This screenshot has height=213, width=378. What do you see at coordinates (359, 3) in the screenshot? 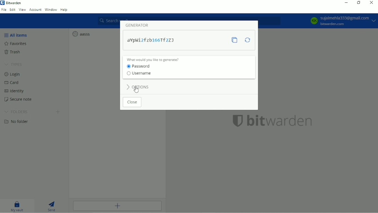
I see `Restore down` at bounding box center [359, 3].